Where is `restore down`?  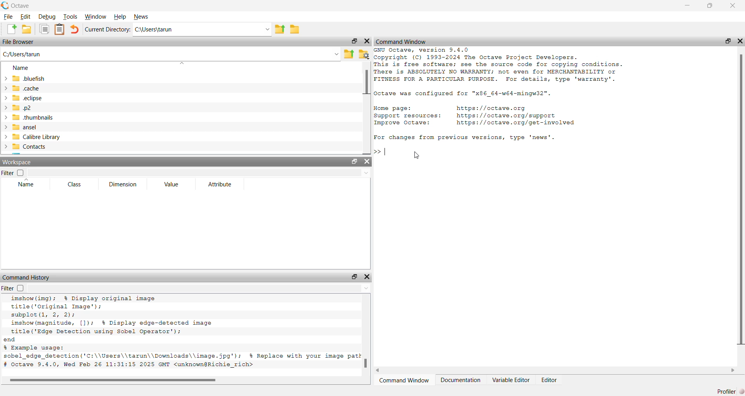 restore down is located at coordinates (355, 276).